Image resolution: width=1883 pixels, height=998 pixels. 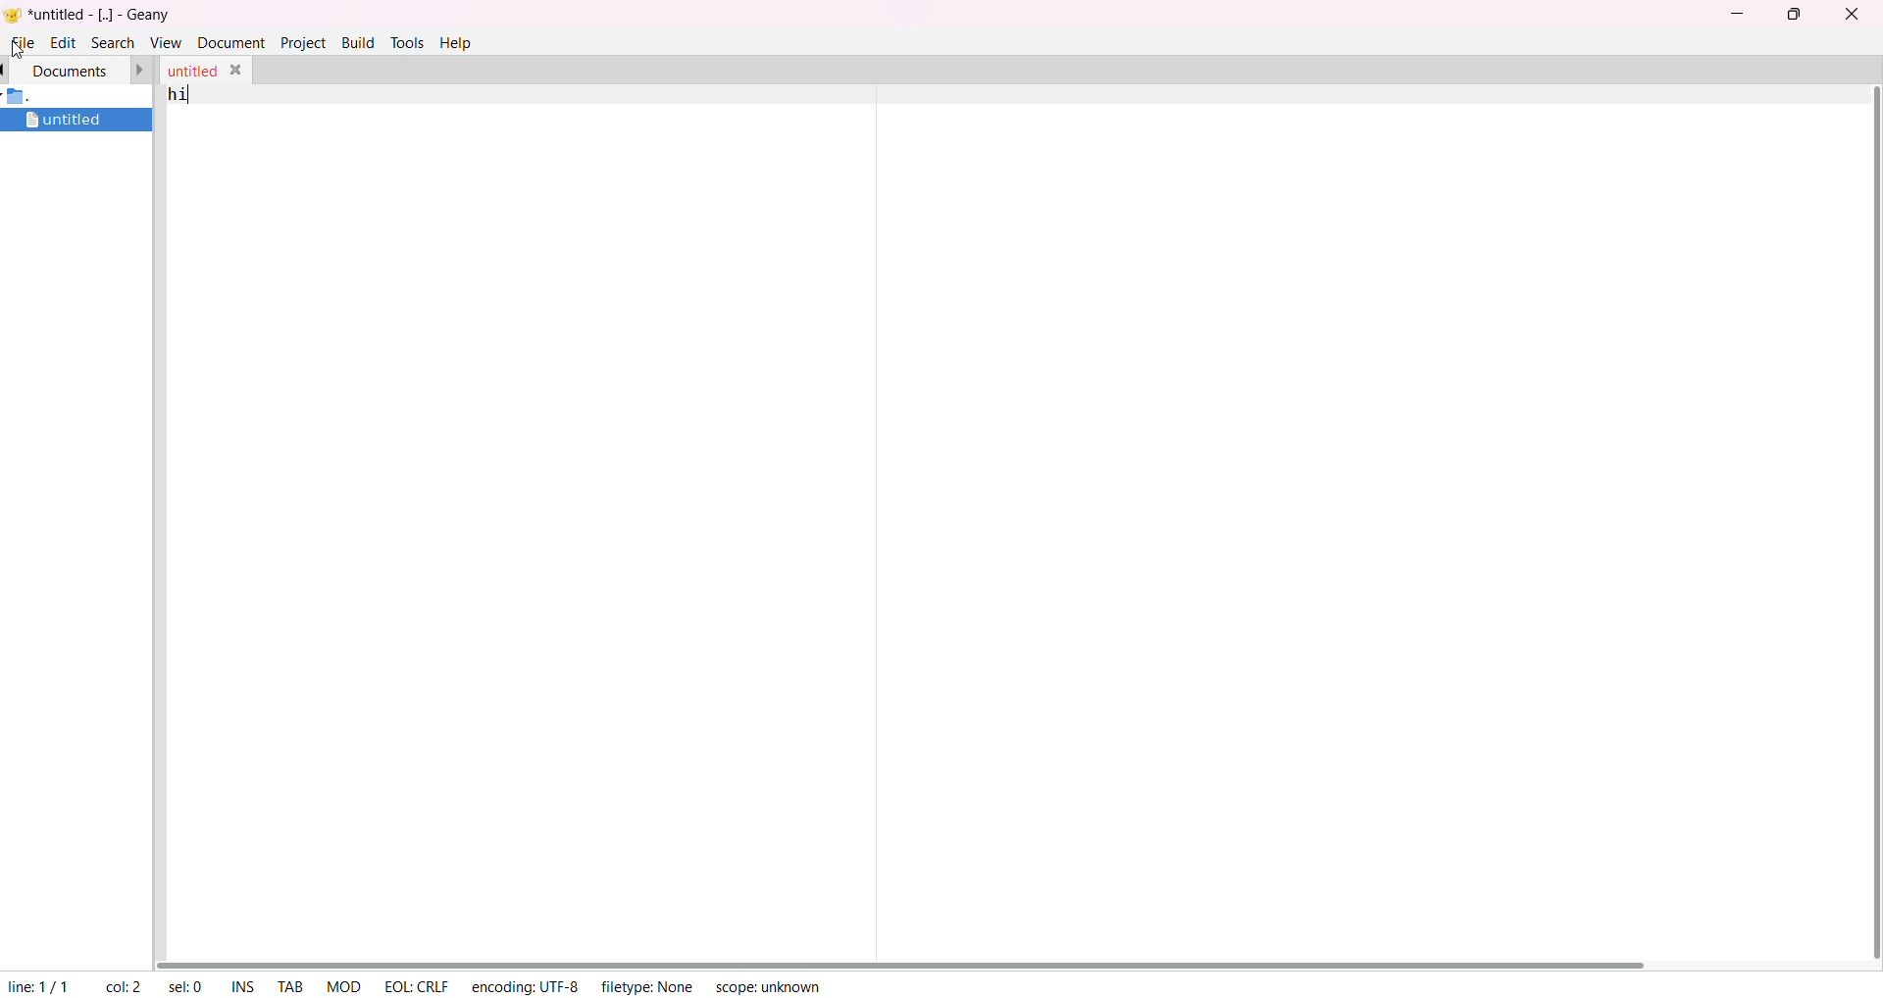 What do you see at coordinates (24, 42) in the screenshot?
I see `file` at bounding box center [24, 42].